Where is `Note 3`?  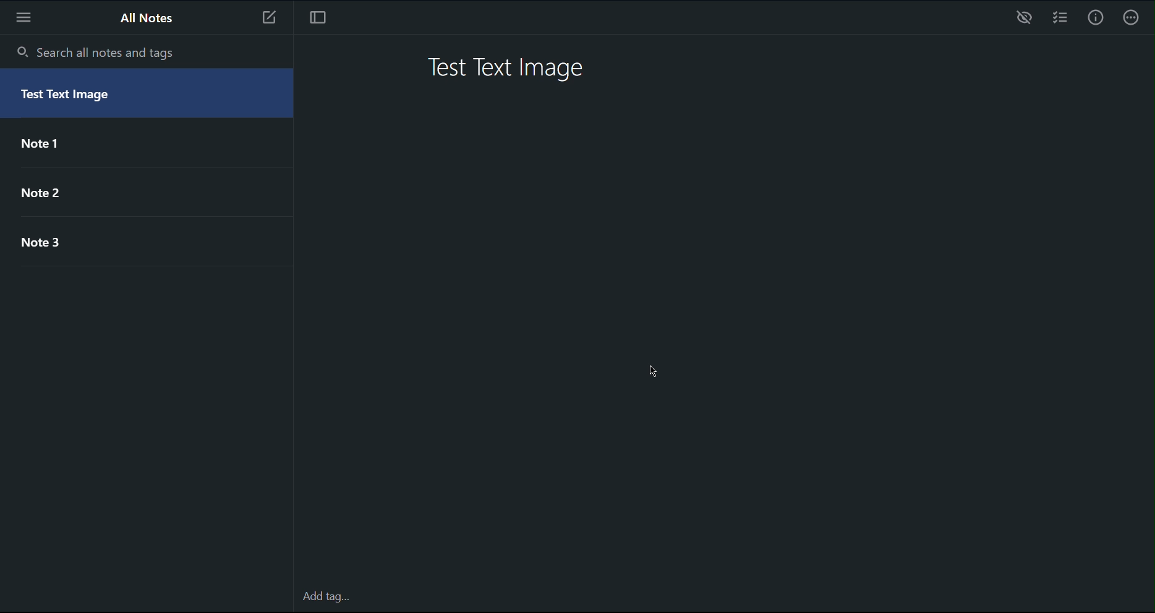
Note 3 is located at coordinates (46, 244).